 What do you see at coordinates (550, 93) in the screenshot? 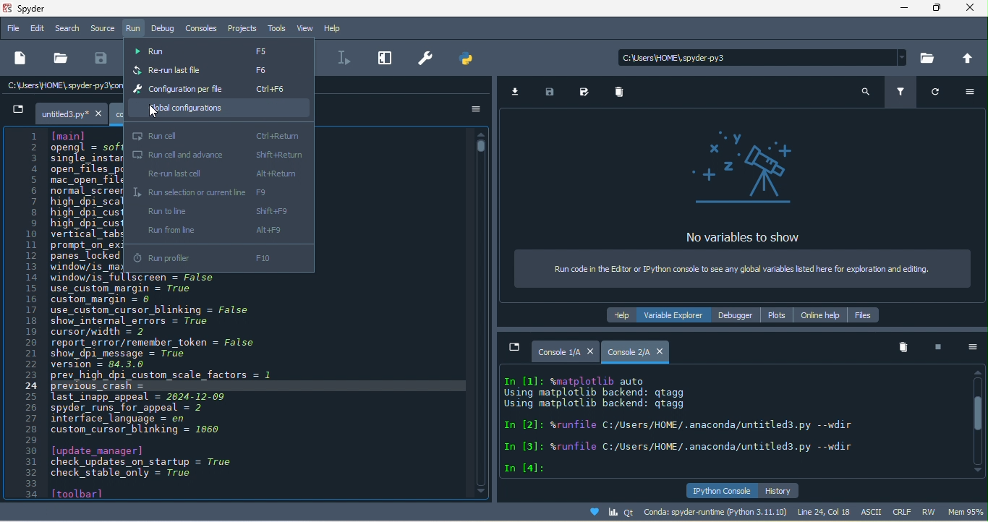
I see `save` at bounding box center [550, 93].